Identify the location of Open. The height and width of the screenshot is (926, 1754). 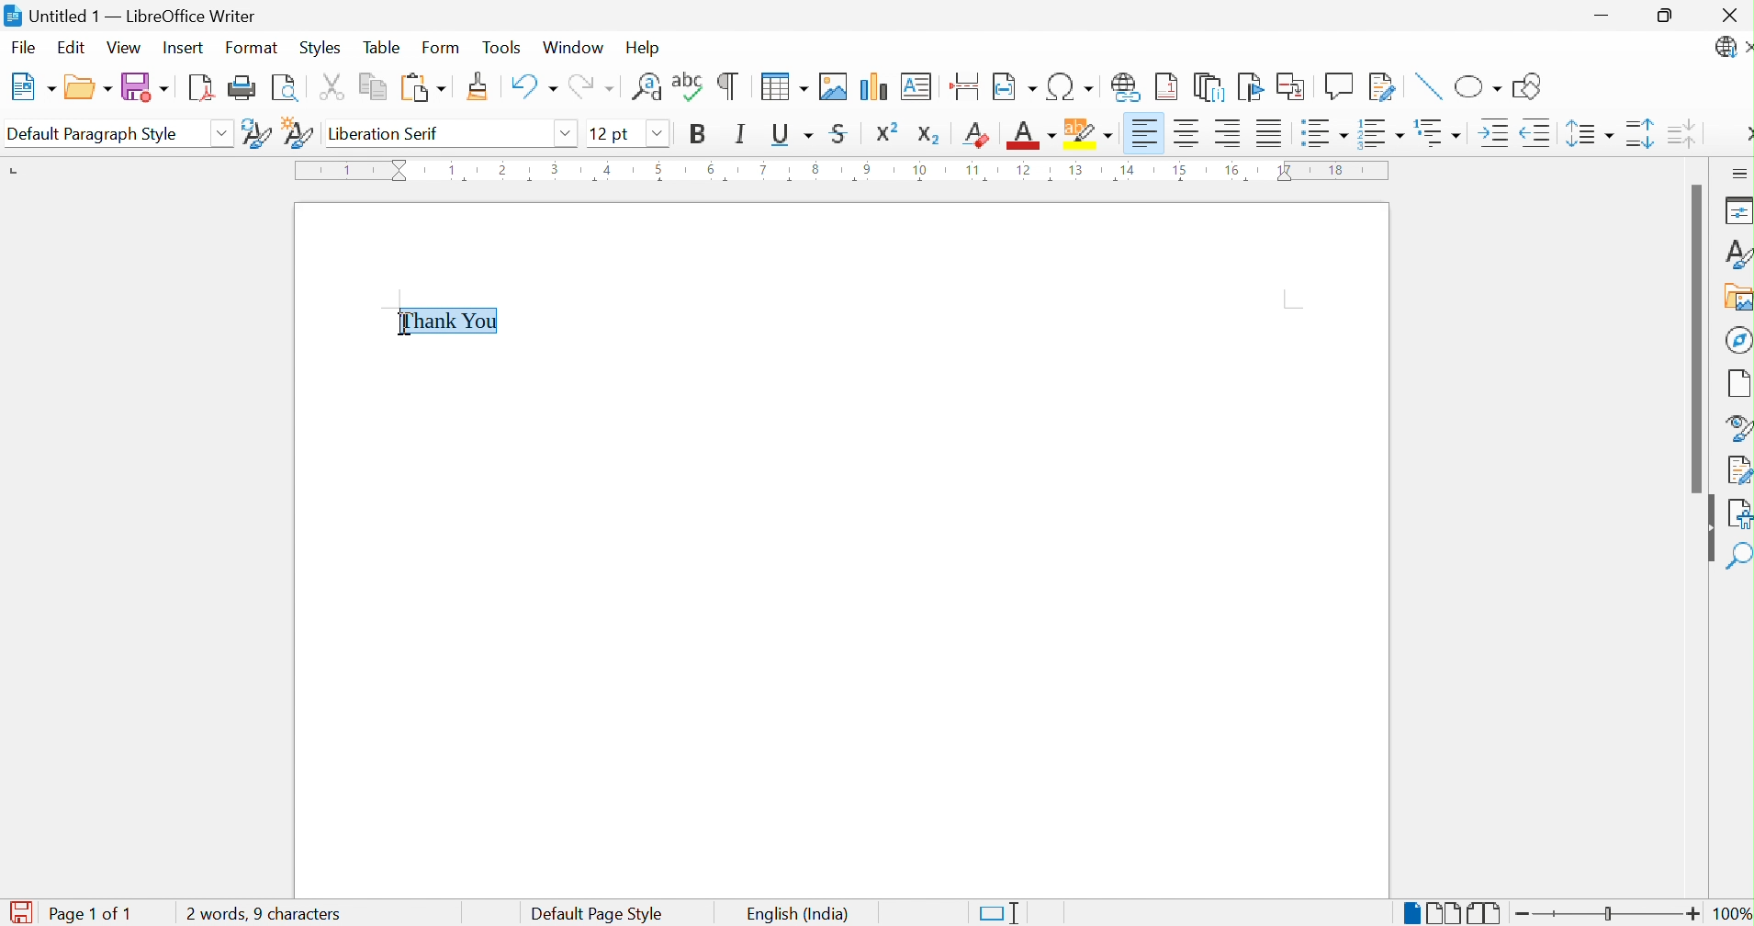
(89, 85).